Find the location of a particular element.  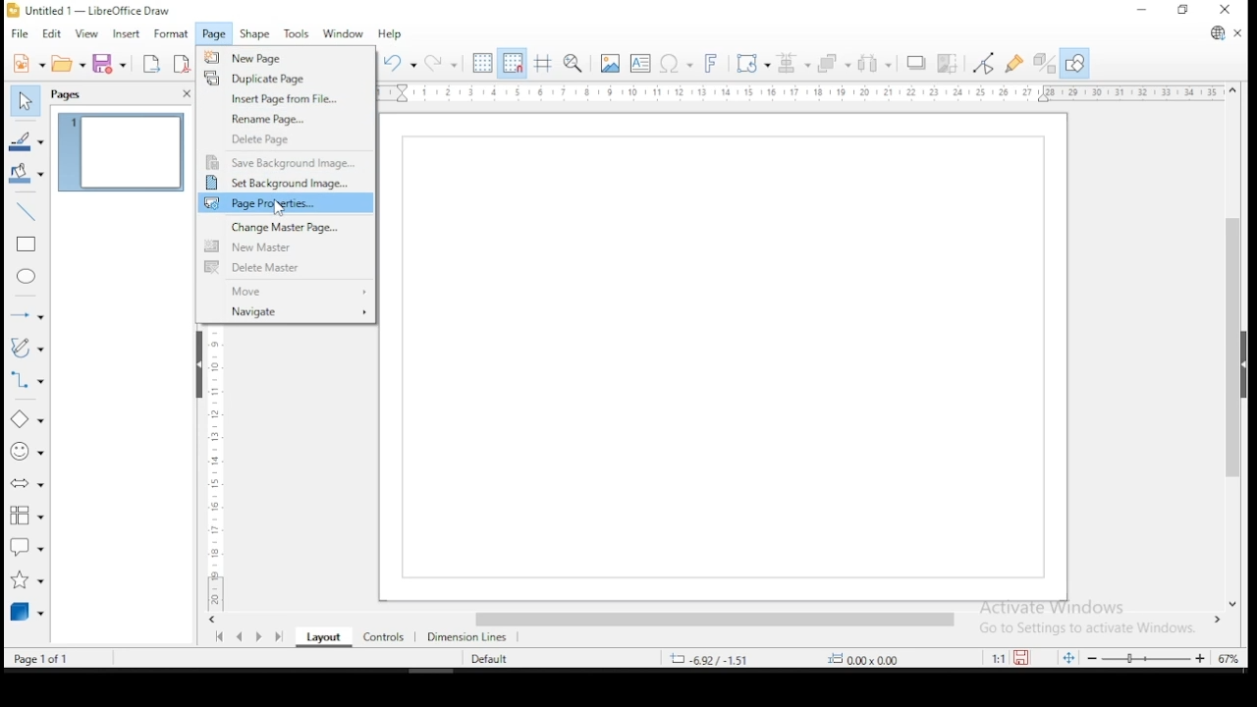

page 1 is located at coordinates (119, 153).